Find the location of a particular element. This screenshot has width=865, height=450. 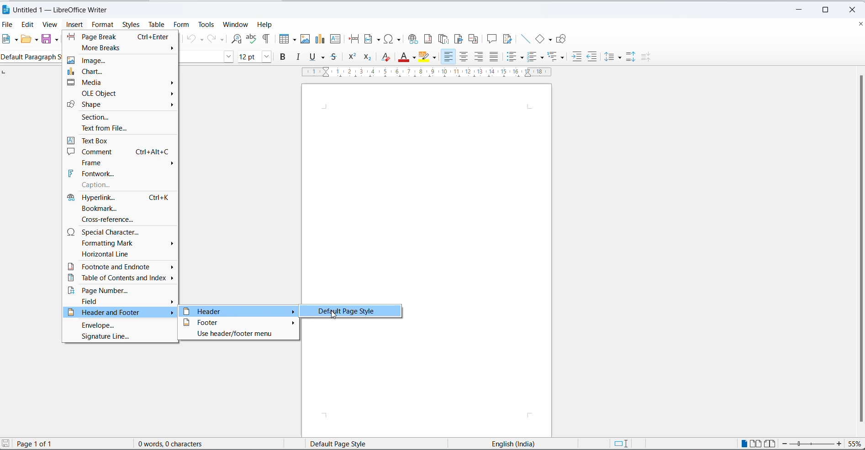

insert is located at coordinates (76, 25).